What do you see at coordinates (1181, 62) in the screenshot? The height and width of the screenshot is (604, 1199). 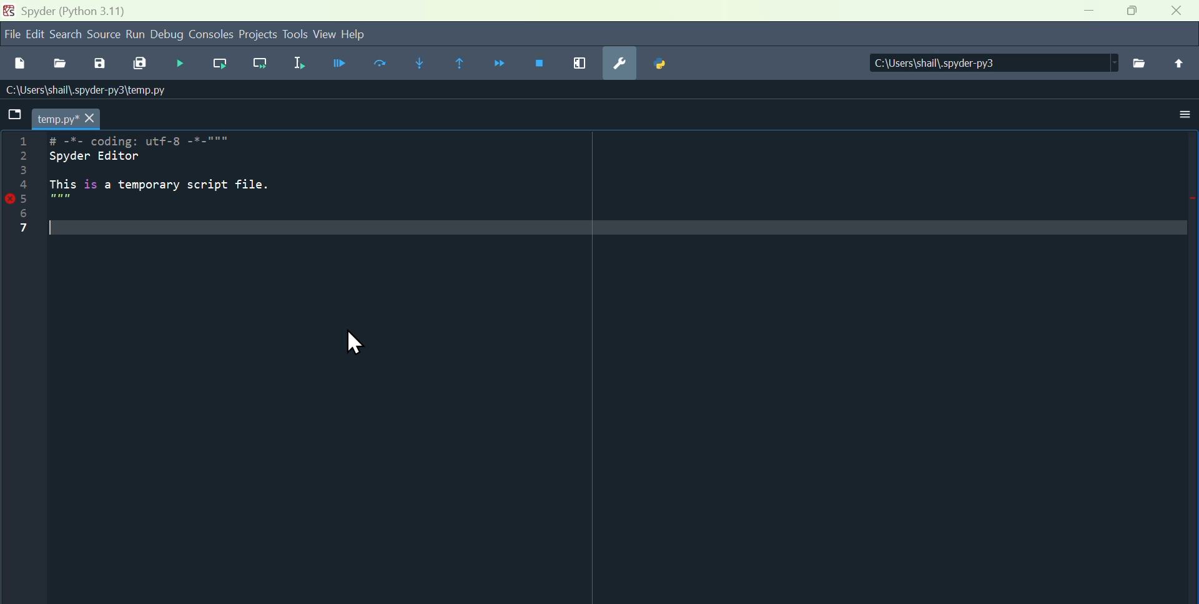 I see `Upload File` at bounding box center [1181, 62].